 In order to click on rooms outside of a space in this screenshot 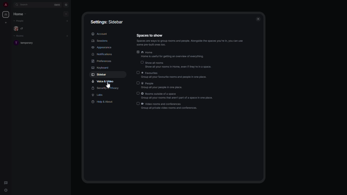, I will do `click(178, 96)`.